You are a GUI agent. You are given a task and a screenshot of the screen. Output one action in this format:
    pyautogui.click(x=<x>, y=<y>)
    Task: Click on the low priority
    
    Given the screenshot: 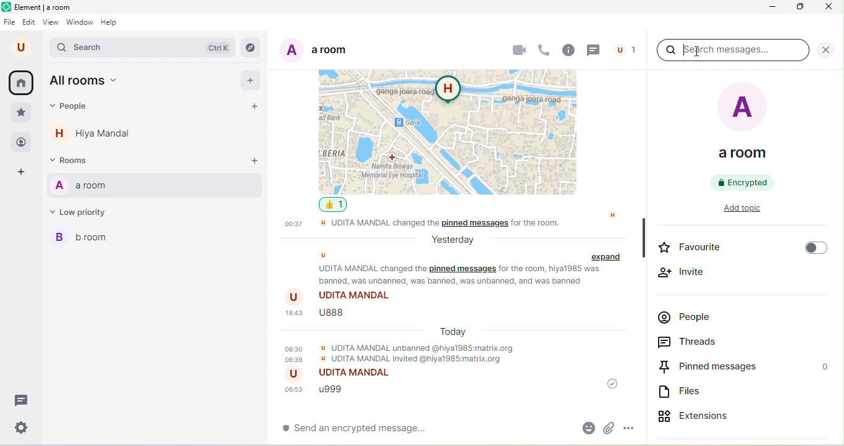 What is the action you would take?
    pyautogui.click(x=84, y=214)
    